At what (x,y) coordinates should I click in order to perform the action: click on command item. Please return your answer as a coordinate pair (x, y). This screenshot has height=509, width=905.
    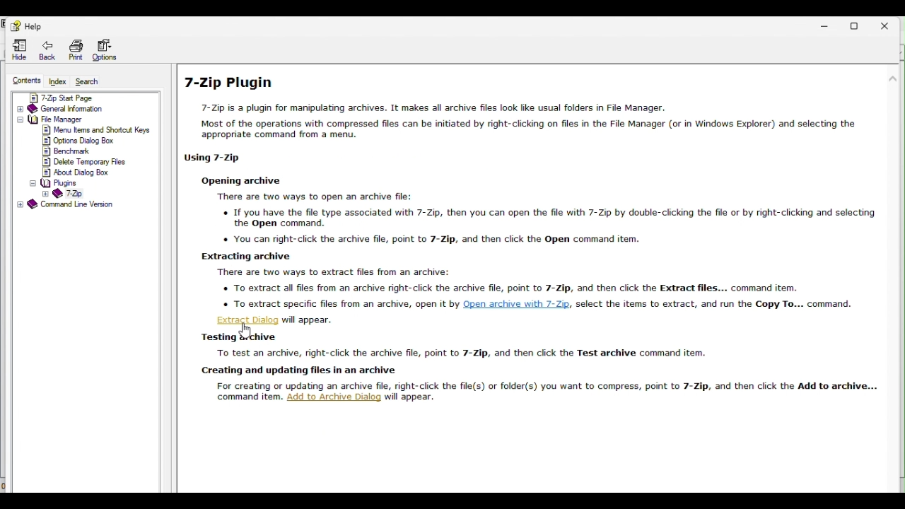
    Looking at the image, I should click on (249, 397).